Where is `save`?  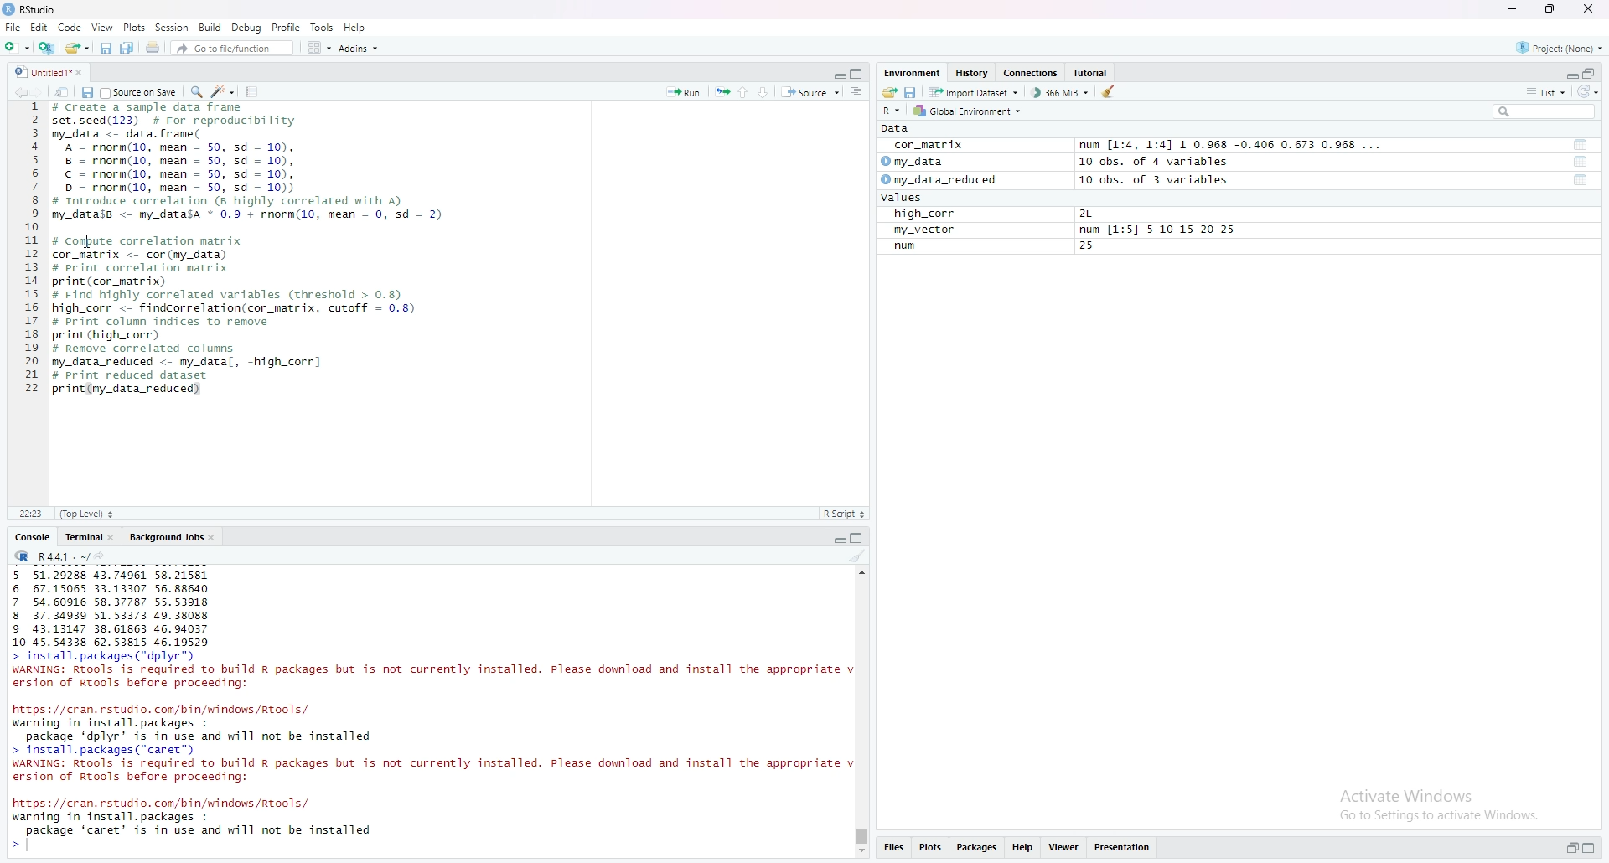 save is located at coordinates (85, 92).